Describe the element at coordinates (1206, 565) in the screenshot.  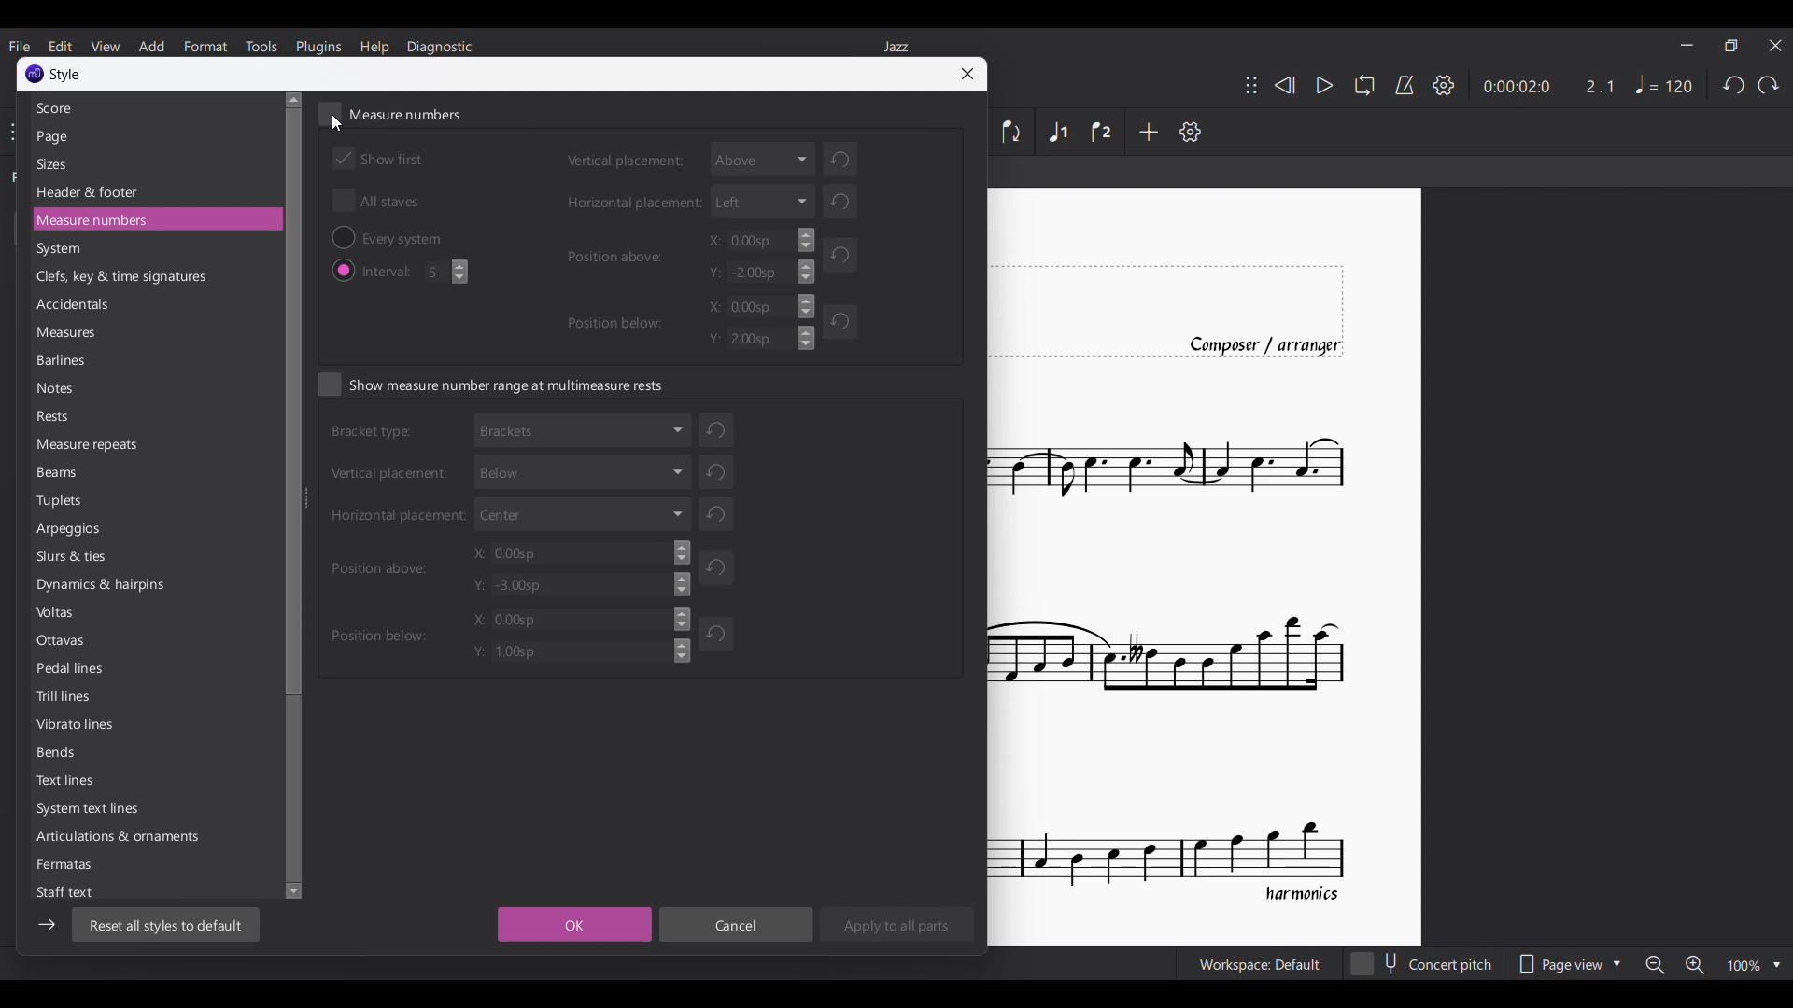
I see `Current score` at that location.